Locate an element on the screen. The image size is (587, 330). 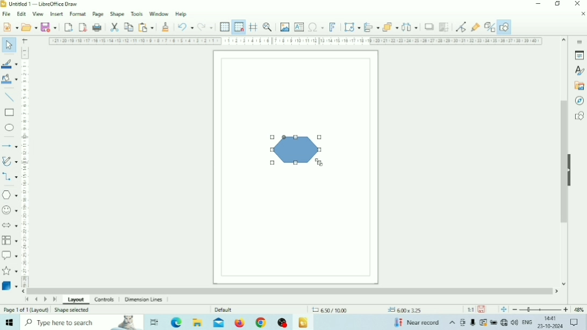
Minimize is located at coordinates (538, 4).